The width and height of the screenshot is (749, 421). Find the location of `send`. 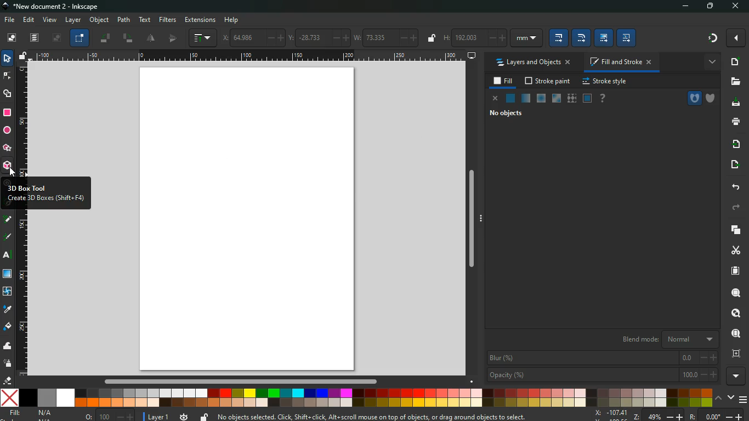

send is located at coordinates (732, 165).